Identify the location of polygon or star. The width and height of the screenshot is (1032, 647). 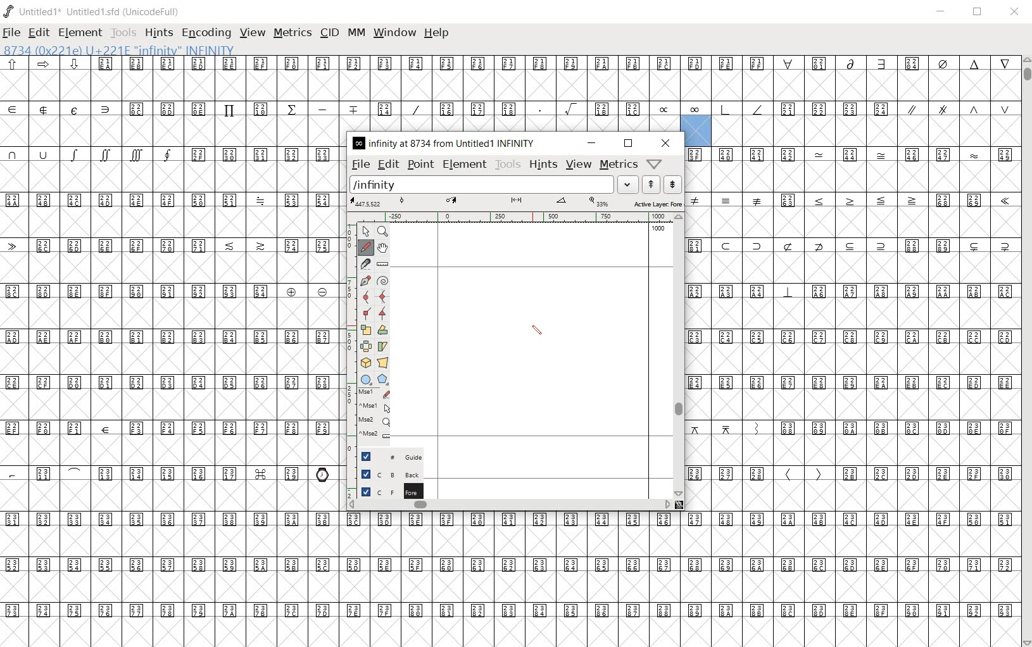
(384, 379).